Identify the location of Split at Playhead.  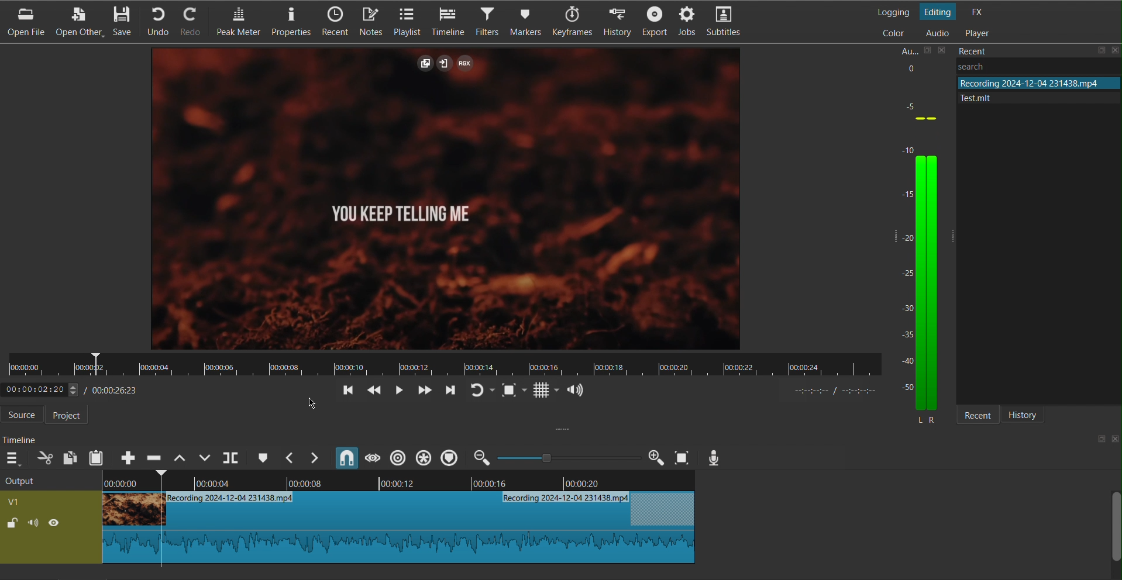
(231, 457).